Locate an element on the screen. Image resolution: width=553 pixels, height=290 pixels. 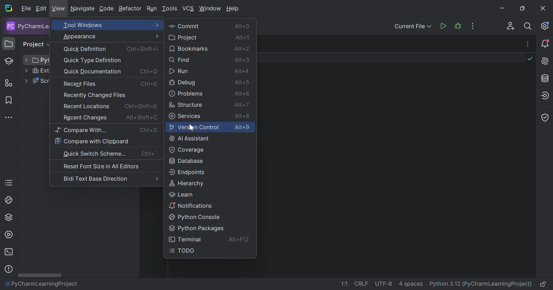
Alt+0 is located at coordinates (242, 26).